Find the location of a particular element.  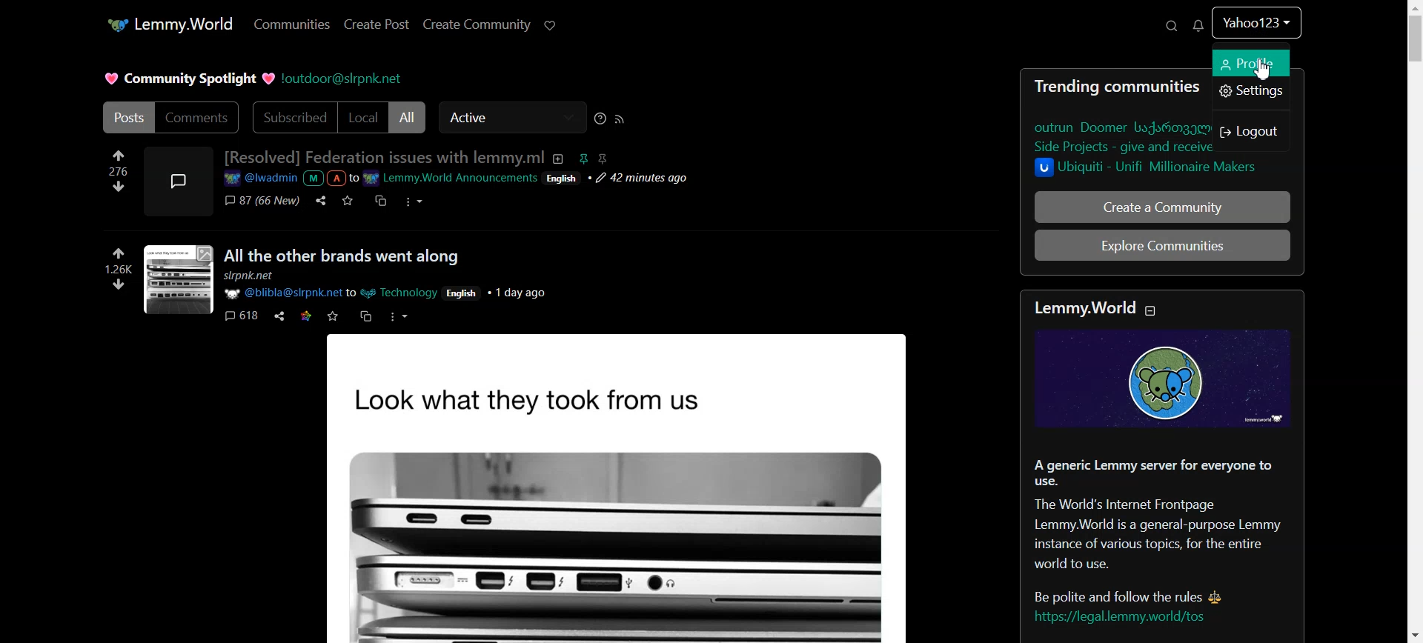

Downvote is located at coordinates (117, 186).